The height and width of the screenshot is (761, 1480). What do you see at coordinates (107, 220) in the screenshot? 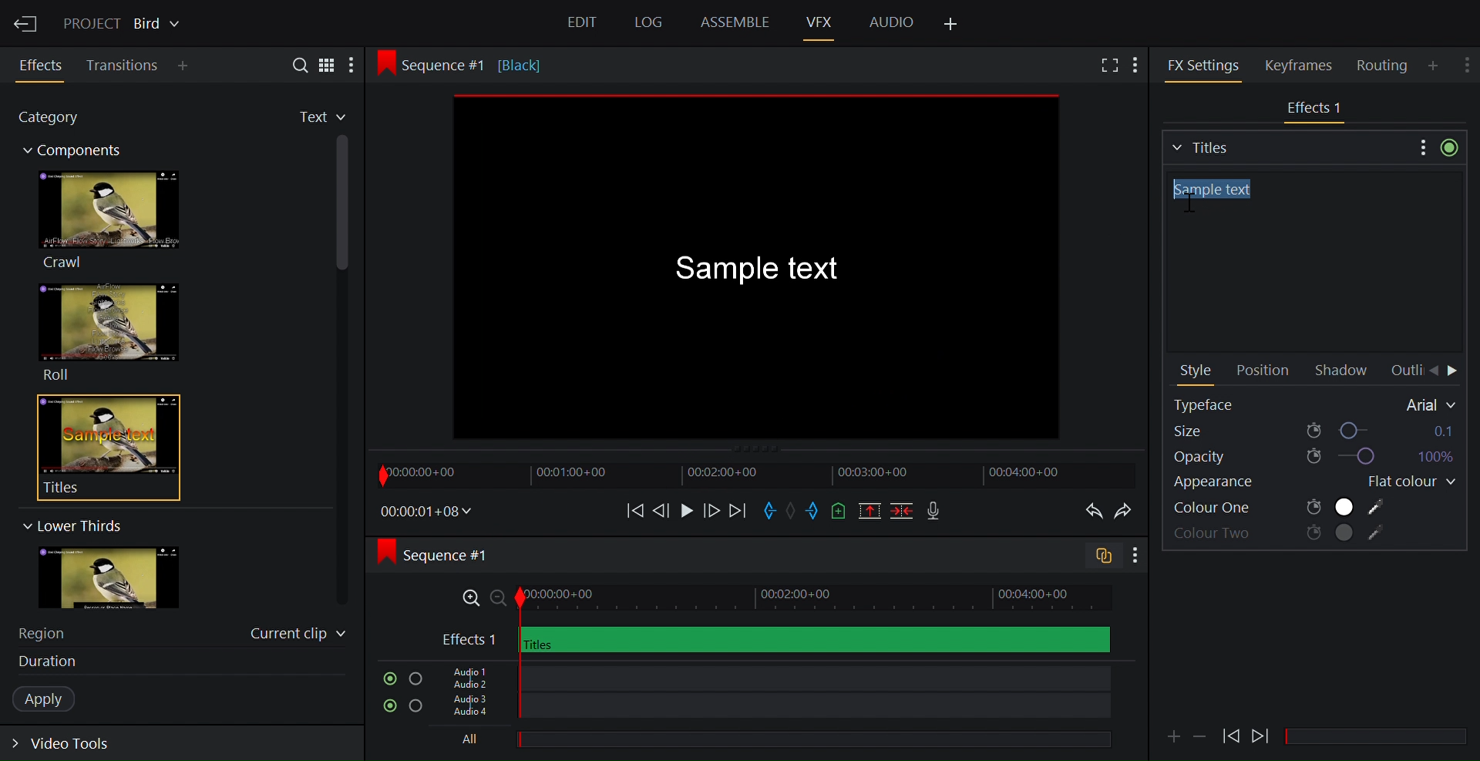
I see `Crawl` at bounding box center [107, 220].